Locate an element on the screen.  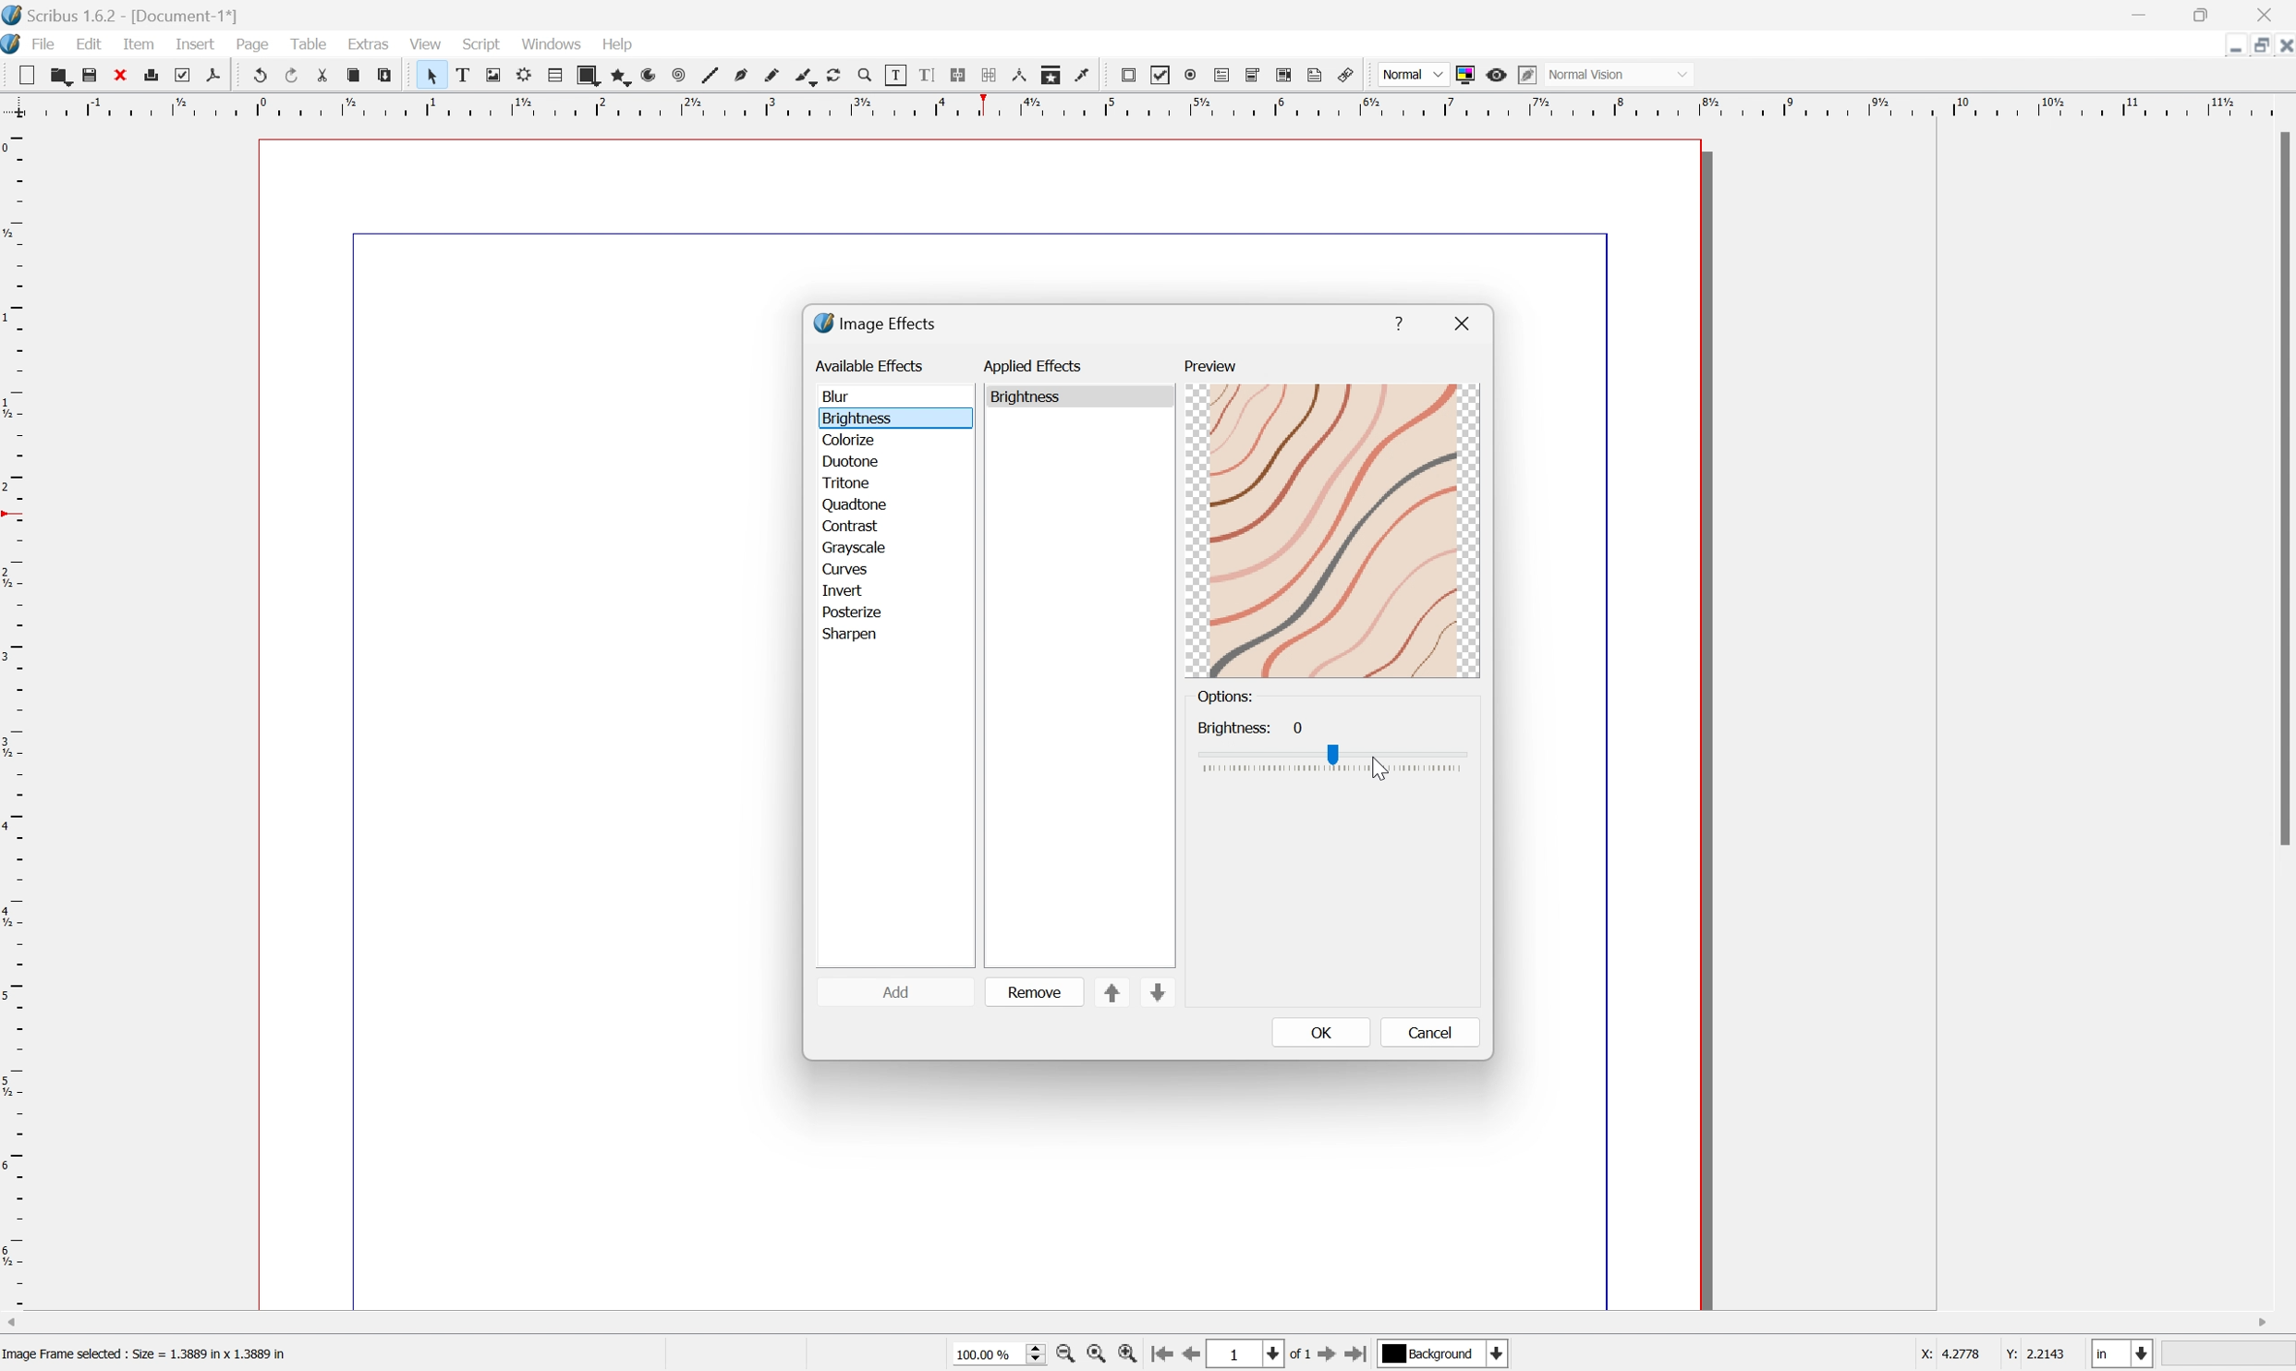
Rotate item is located at coordinates (841, 75).